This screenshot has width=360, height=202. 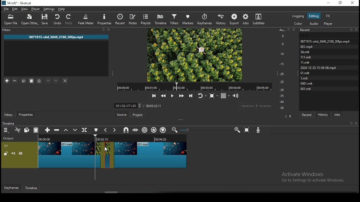 I want to click on V1, so click(x=10, y=146).